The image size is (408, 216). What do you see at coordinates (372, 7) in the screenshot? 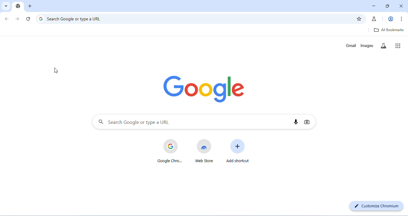
I see `minimize` at bounding box center [372, 7].